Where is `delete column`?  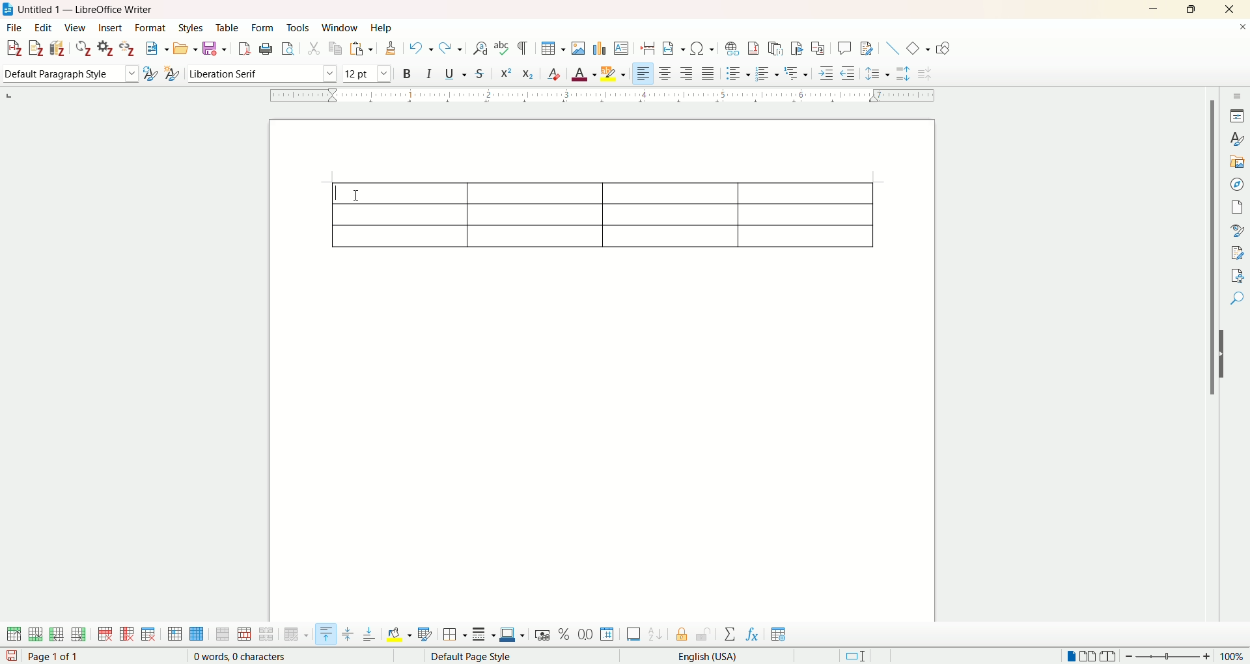
delete column is located at coordinates (128, 635).